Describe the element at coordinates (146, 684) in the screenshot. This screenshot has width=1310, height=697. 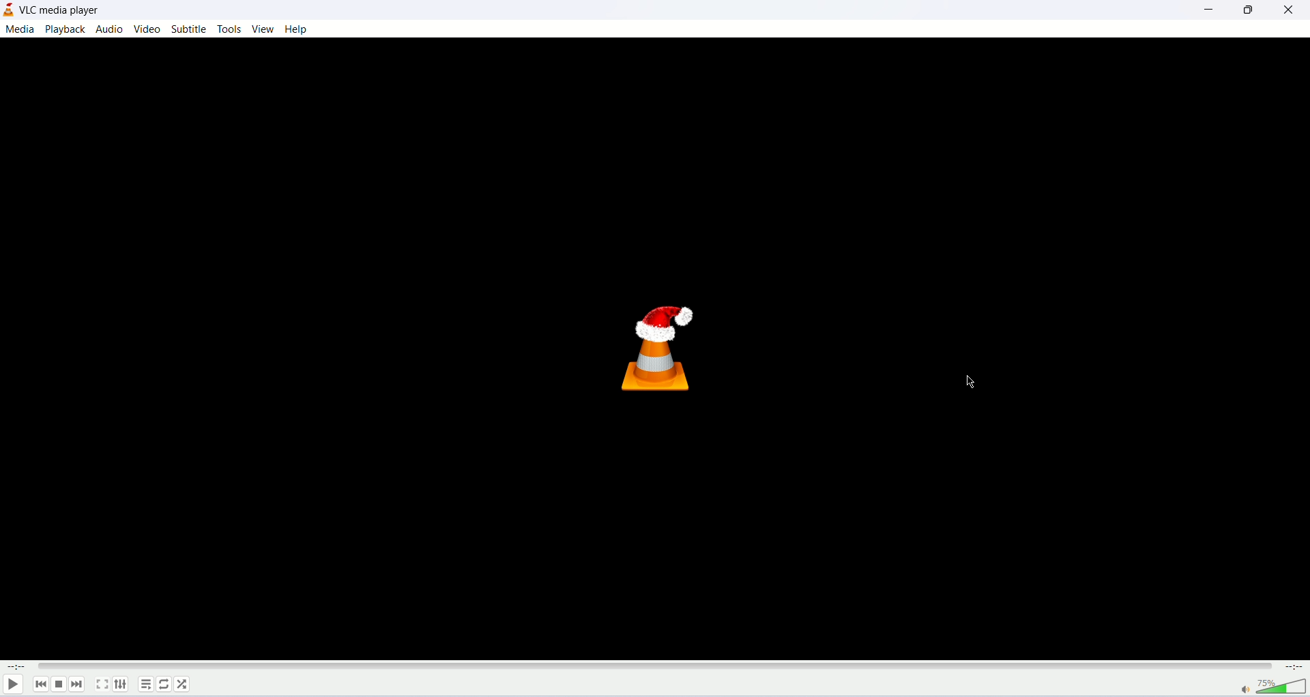
I see `playlist` at that location.